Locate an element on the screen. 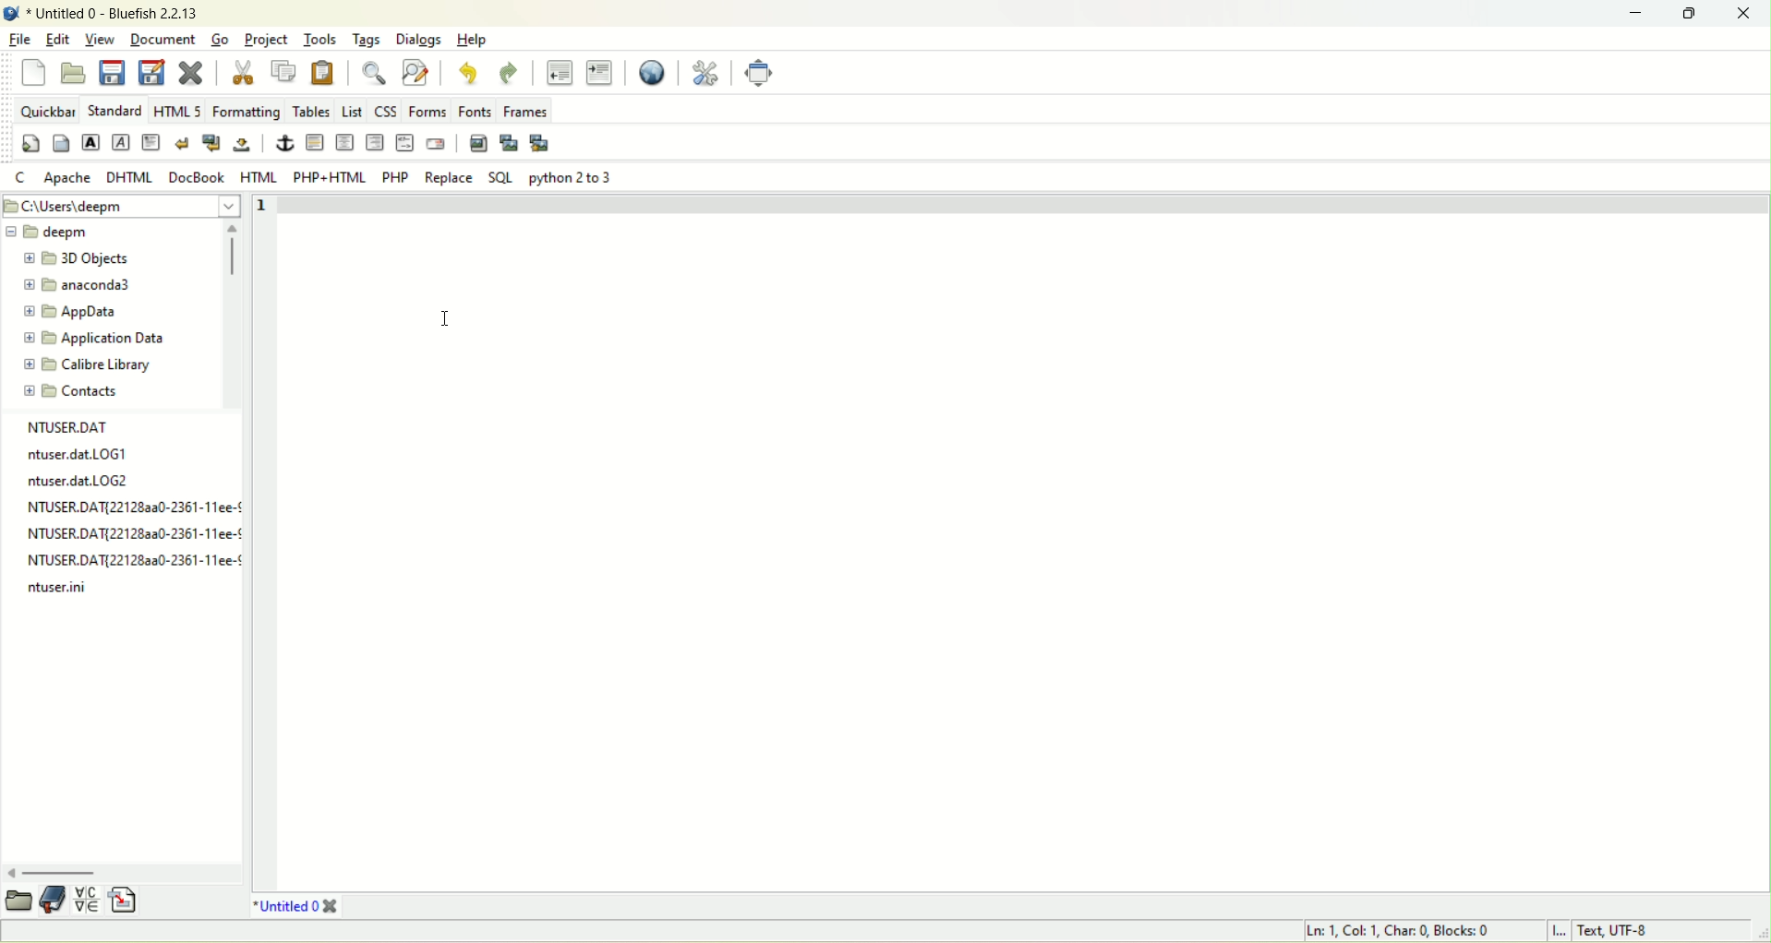 This screenshot has width=1771, height=943. anchor is located at coordinates (286, 143).